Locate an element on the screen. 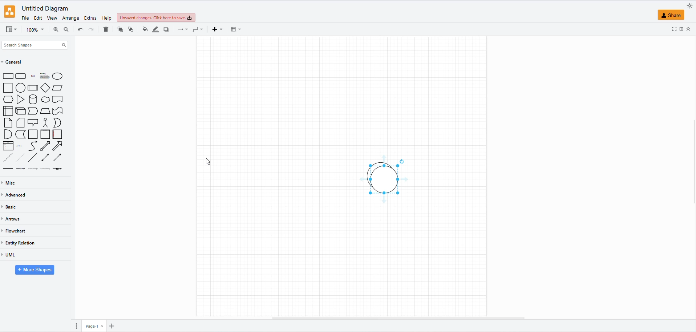  LINE is located at coordinates (31, 157).